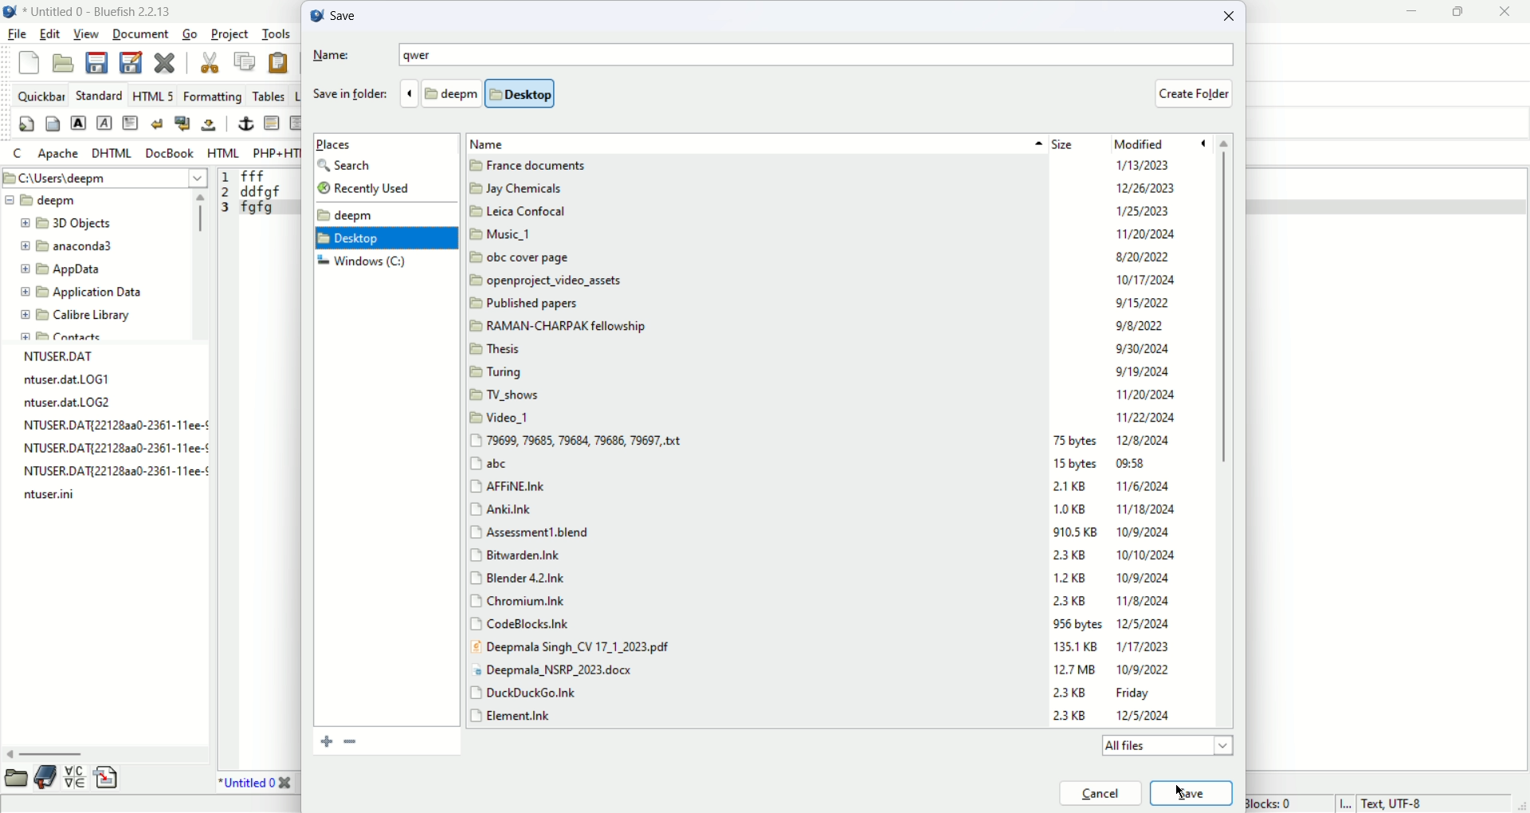  I want to click on name: qwer, so click(775, 56).